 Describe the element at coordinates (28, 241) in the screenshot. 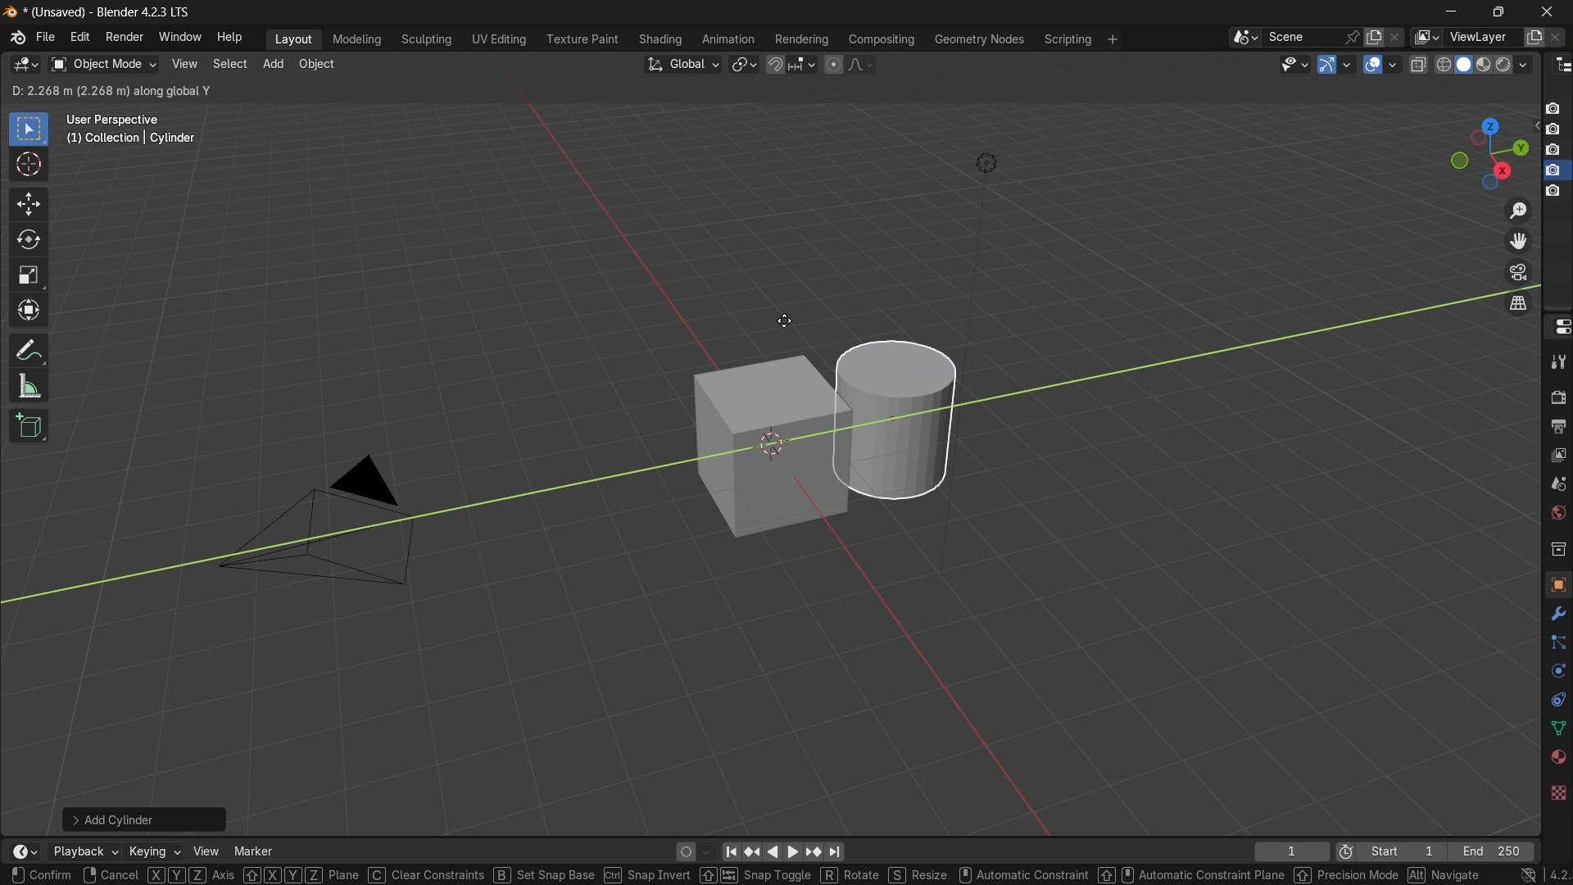

I see `rotate` at that location.